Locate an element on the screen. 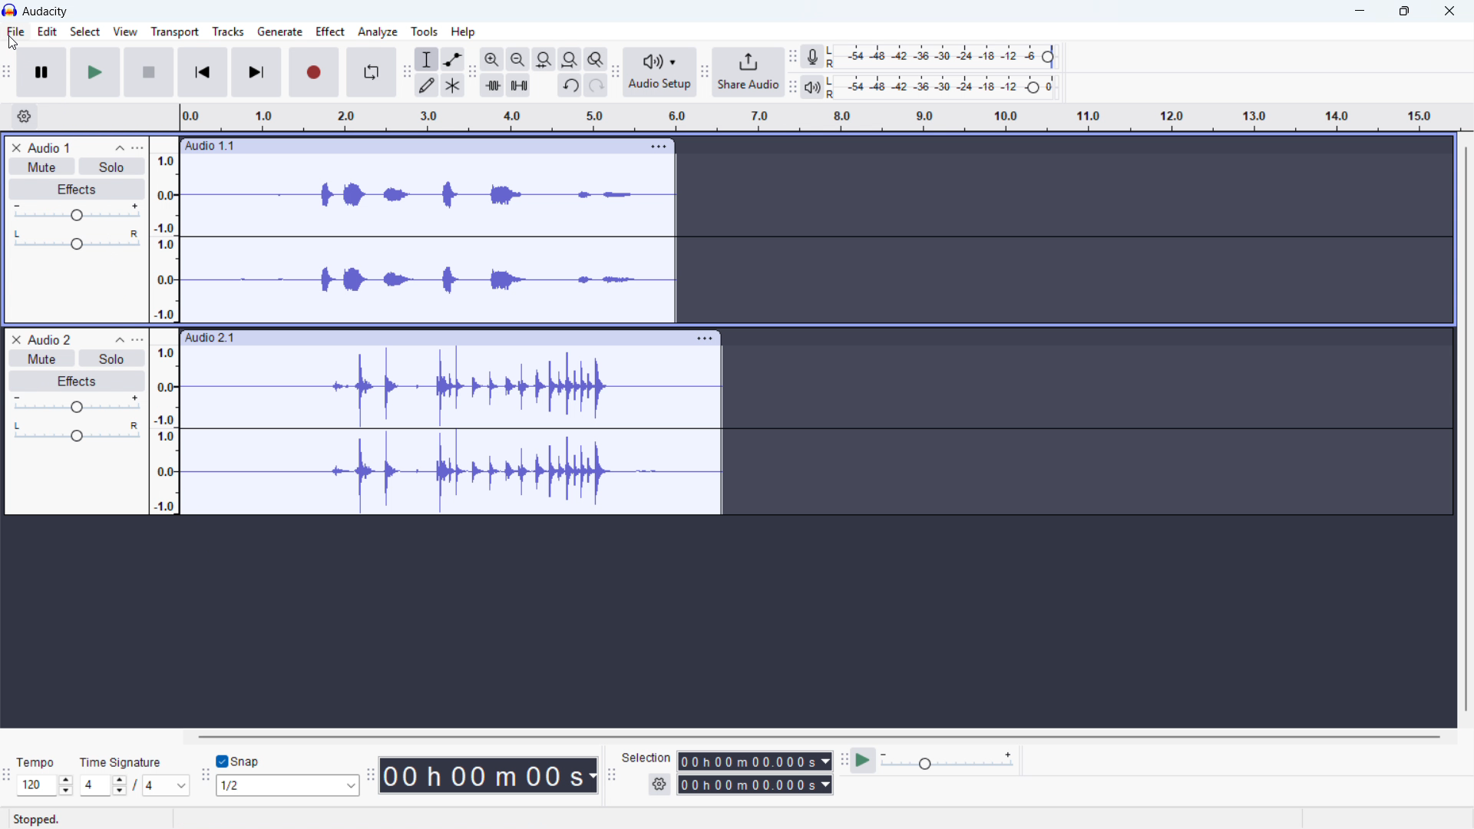 The width and height of the screenshot is (1474, 829). Audio setup toolbar is located at coordinates (616, 71).